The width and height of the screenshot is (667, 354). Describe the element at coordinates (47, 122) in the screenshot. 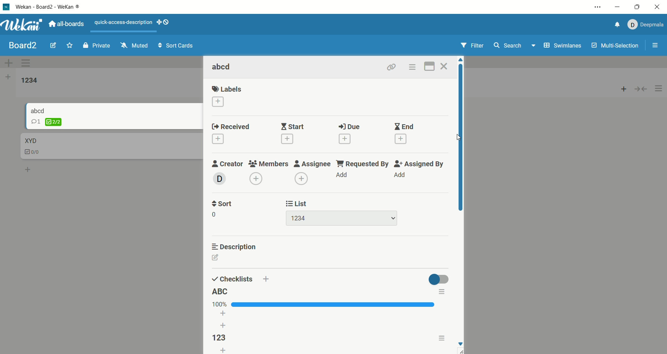

I see `checklist` at that location.